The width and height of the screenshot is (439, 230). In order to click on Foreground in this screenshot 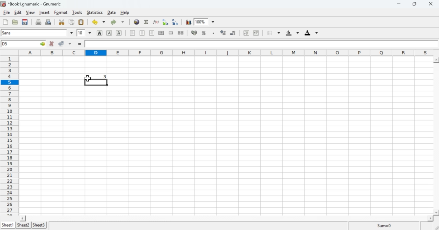, I will do `click(312, 33)`.